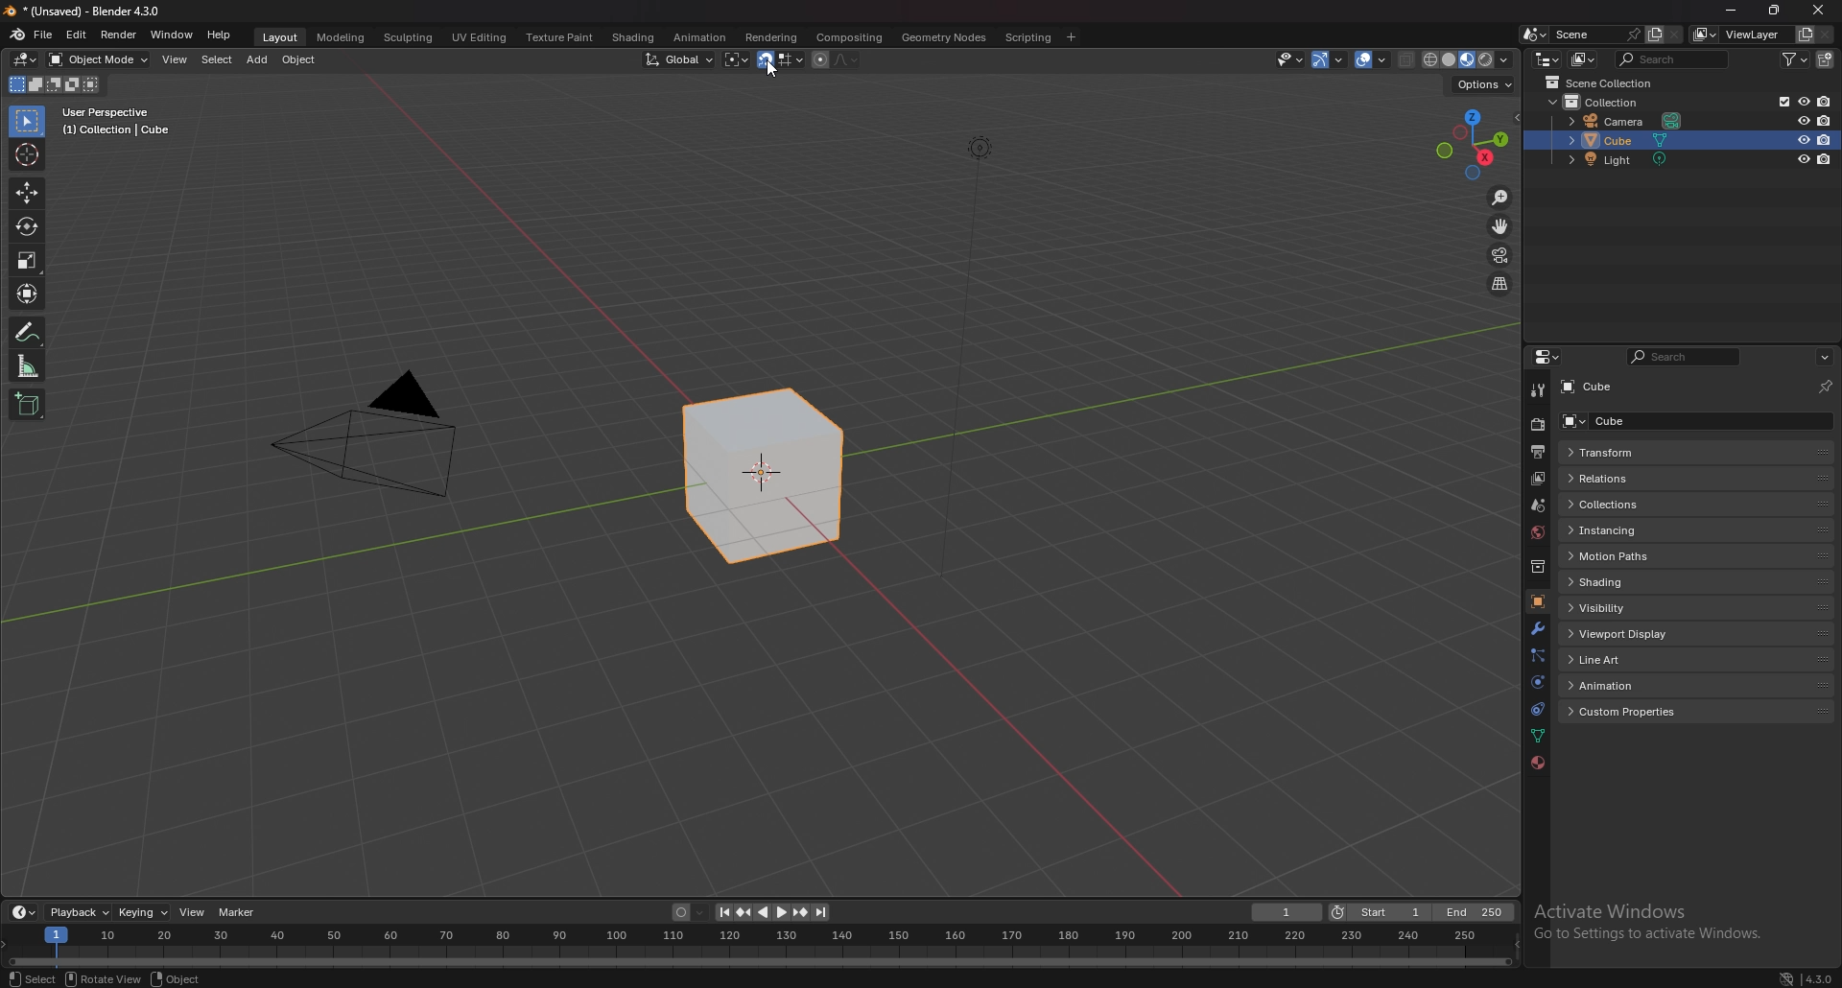  Describe the element at coordinates (1288, 912) in the screenshot. I see `current frame` at that location.